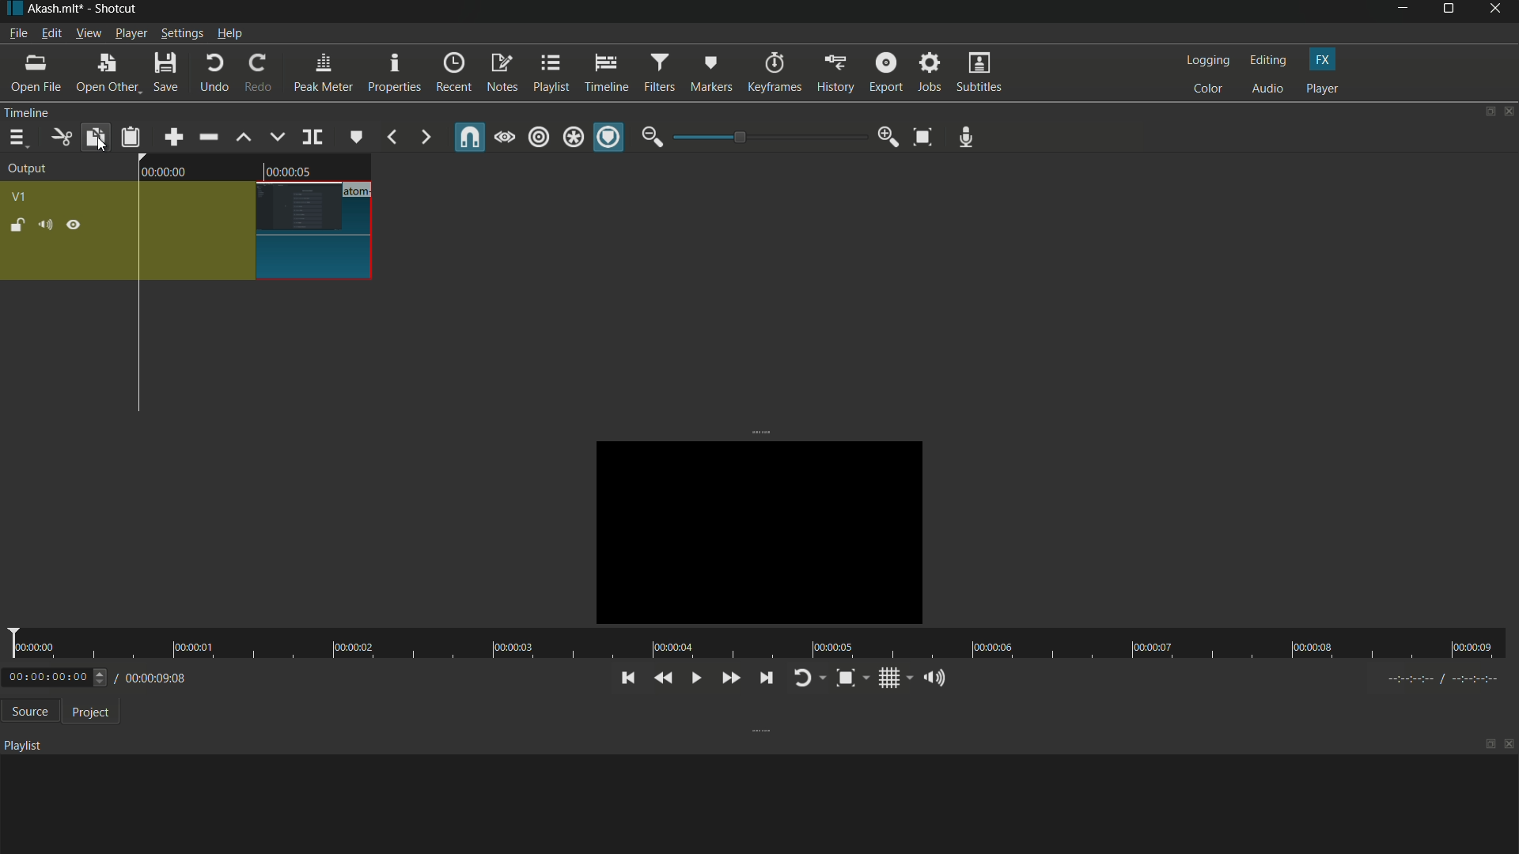 The height and width of the screenshot is (854, 1519). I want to click on maximize, so click(1490, 744).